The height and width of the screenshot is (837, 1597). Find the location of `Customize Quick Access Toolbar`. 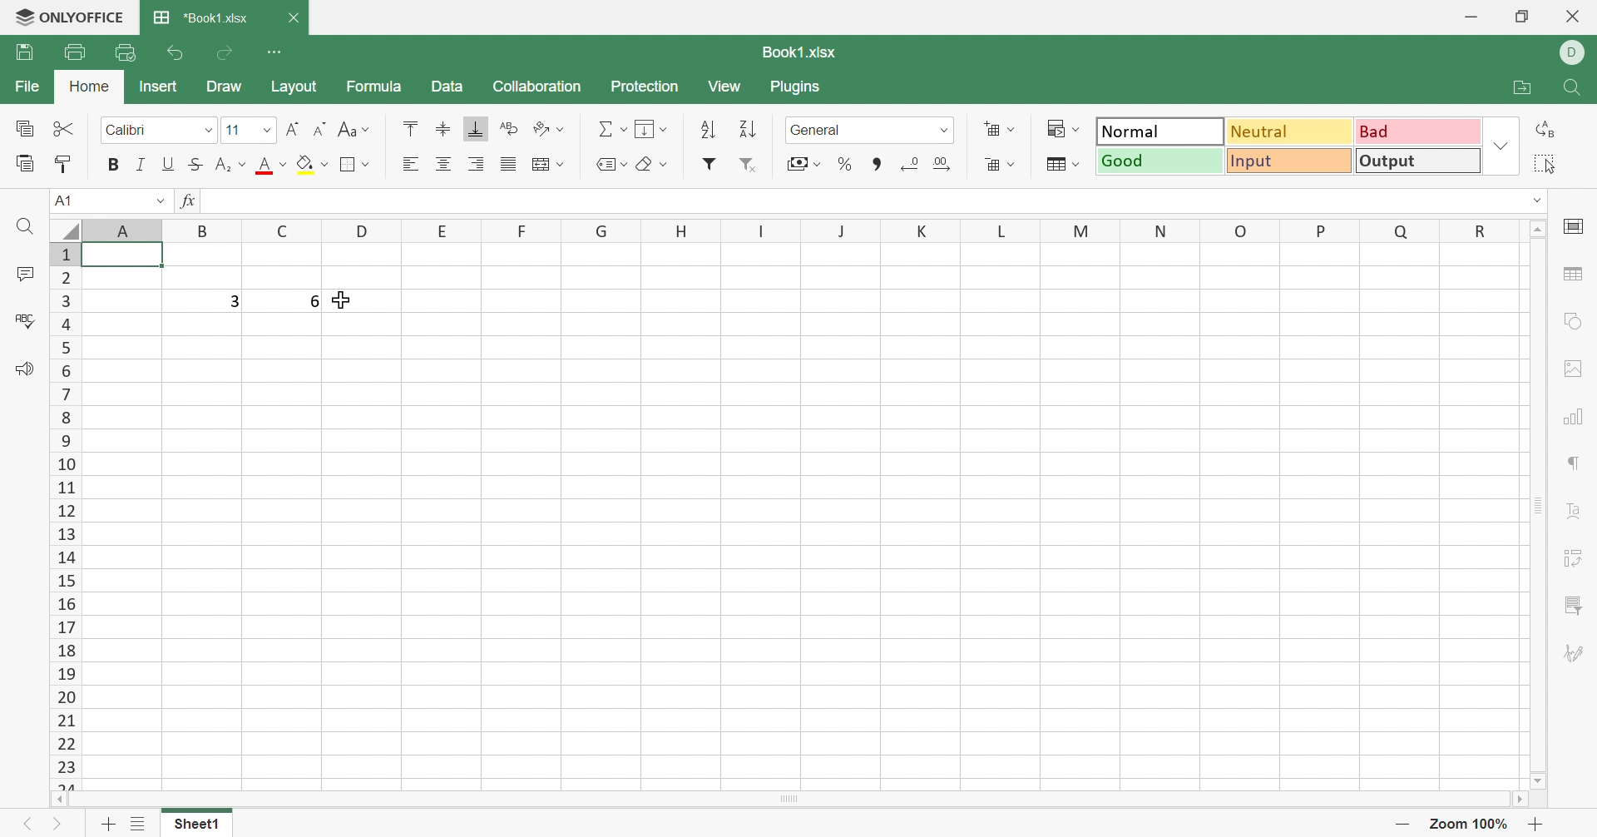

Customize Quick Access Toolbar is located at coordinates (273, 51).